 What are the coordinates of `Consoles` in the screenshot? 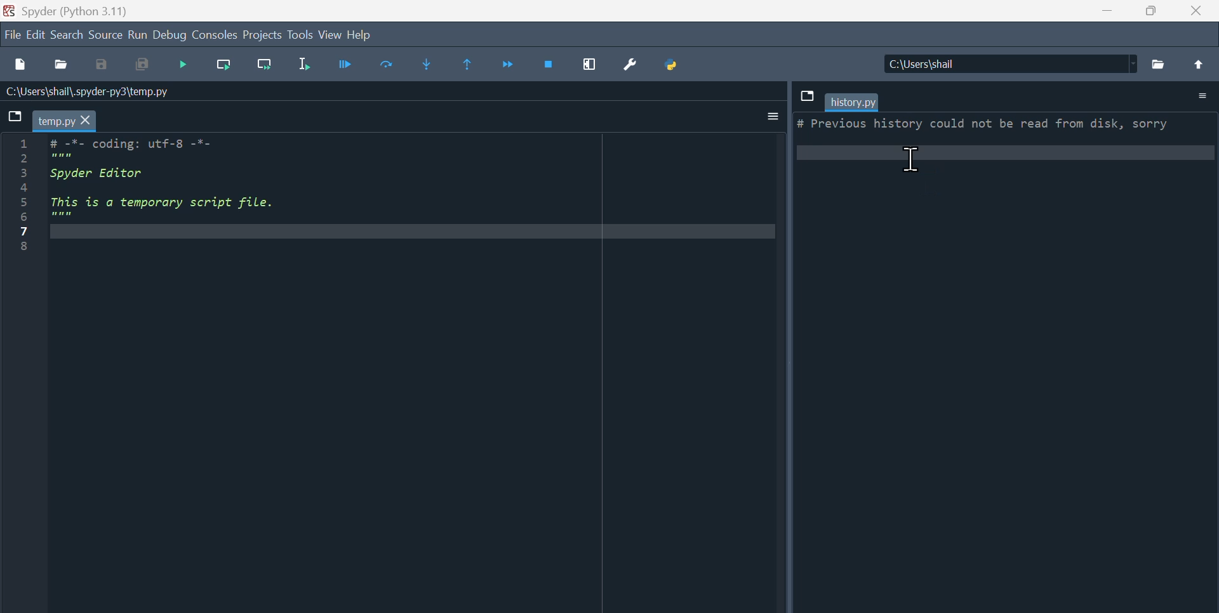 It's located at (214, 36).